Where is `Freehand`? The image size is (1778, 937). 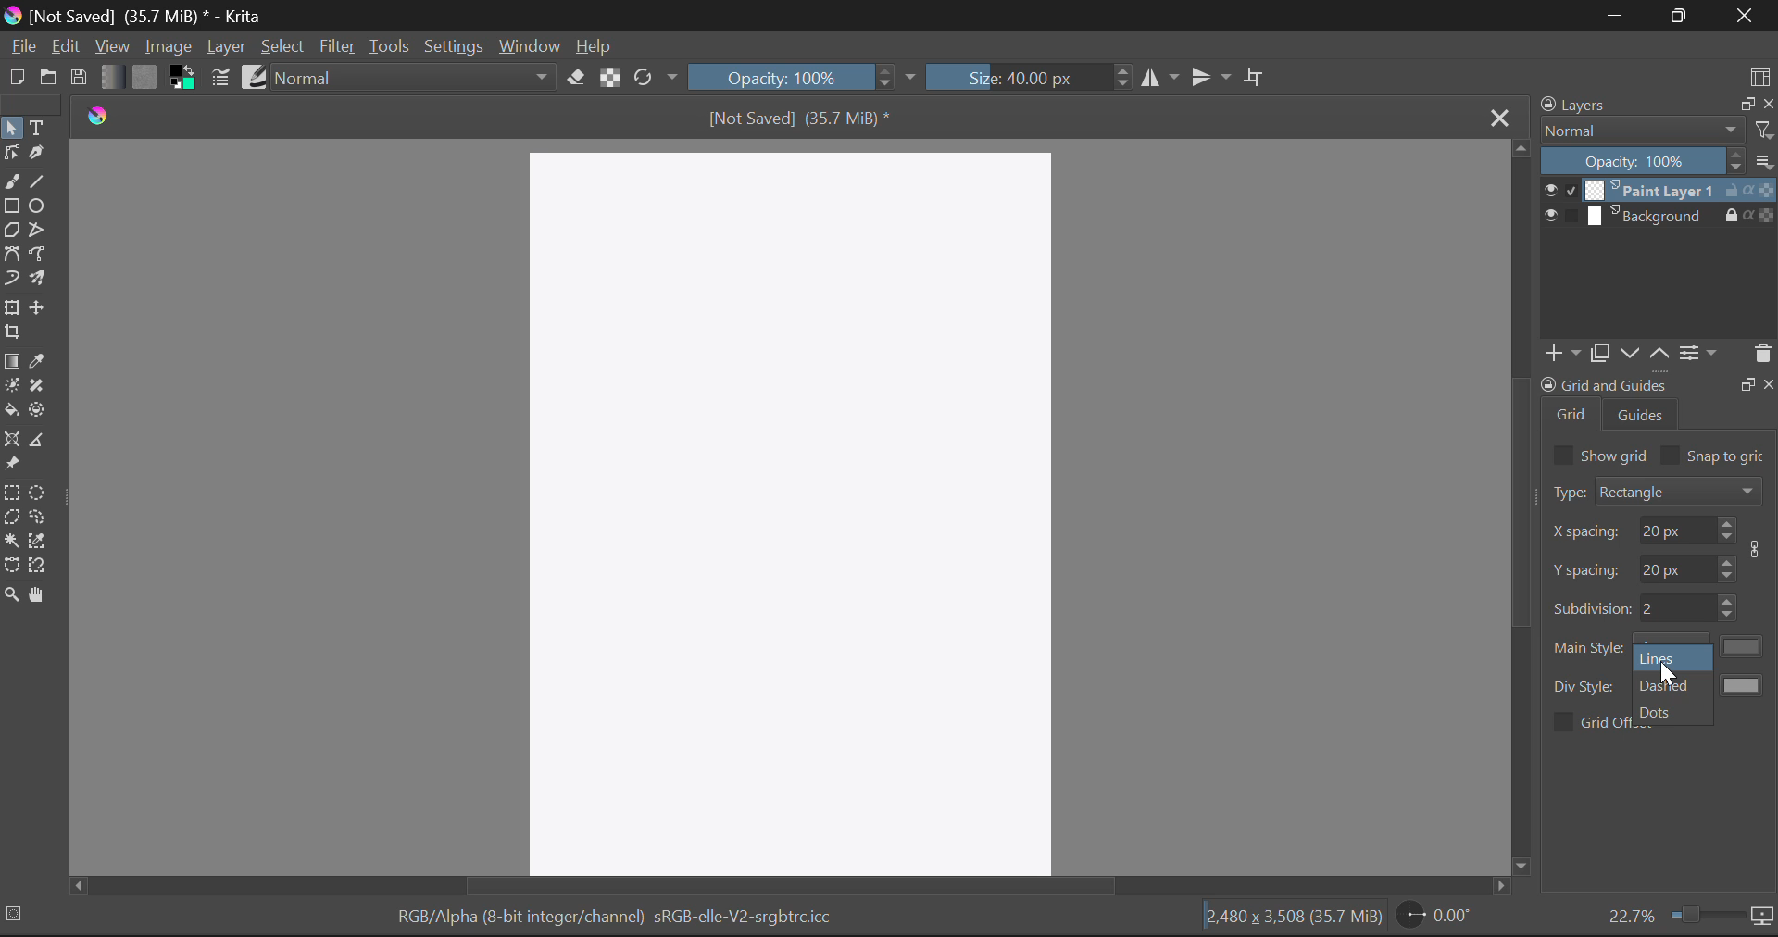 Freehand is located at coordinates (11, 182).